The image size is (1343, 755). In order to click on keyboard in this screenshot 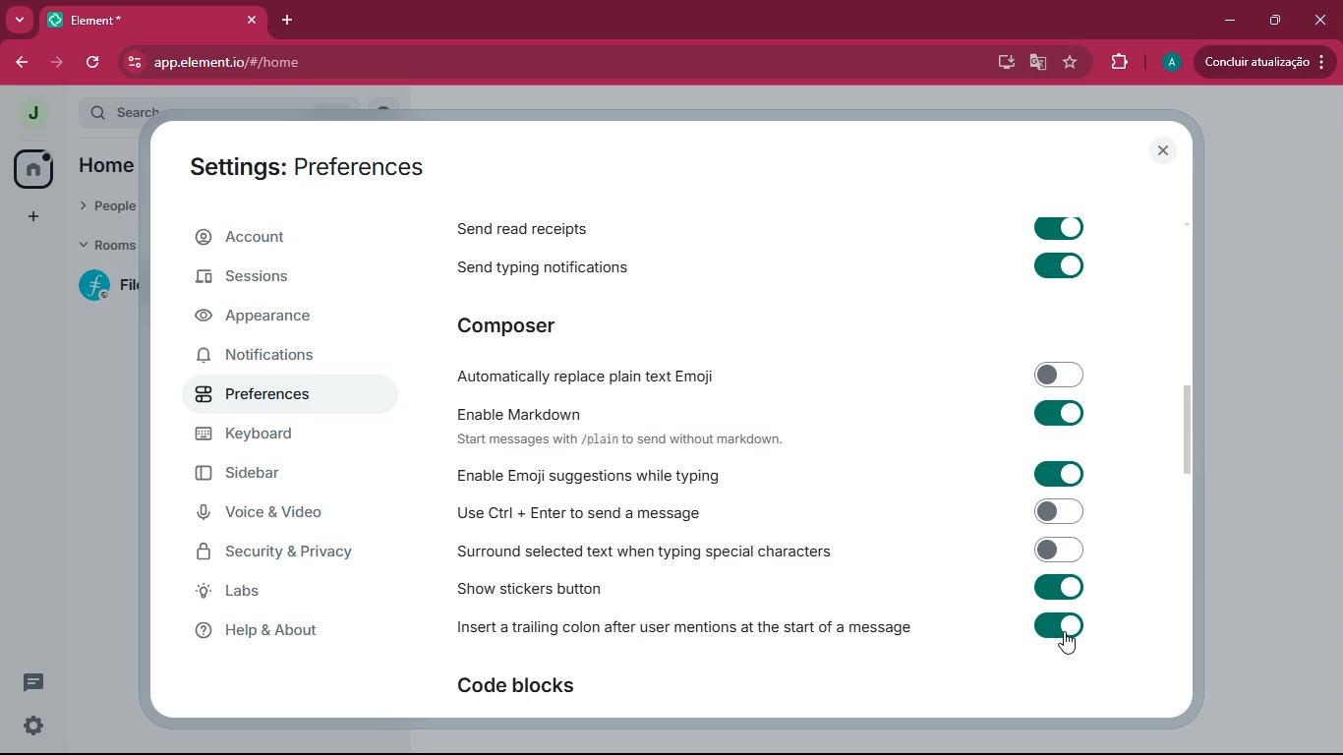, I will do `click(279, 435)`.